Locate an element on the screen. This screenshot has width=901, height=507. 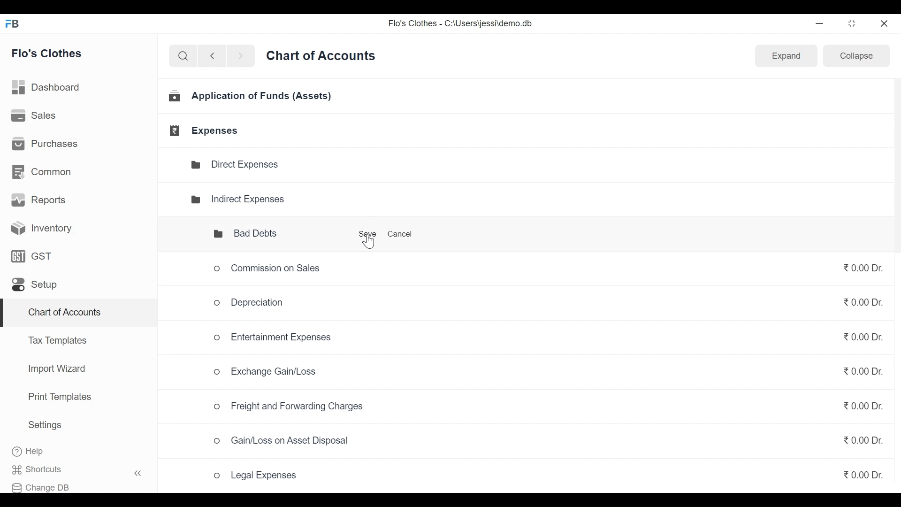
₹0.00 Dr. is located at coordinates (863, 439).